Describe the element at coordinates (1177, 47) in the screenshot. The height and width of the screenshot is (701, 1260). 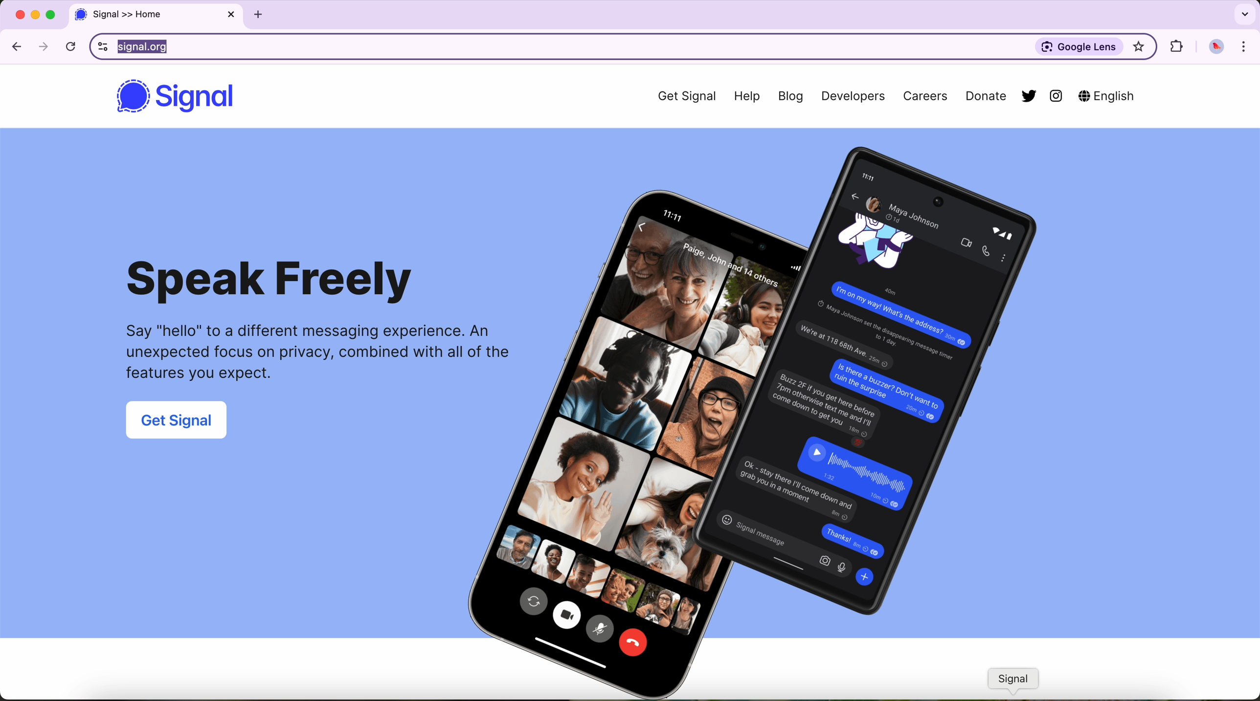
I see `extensions` at that location.